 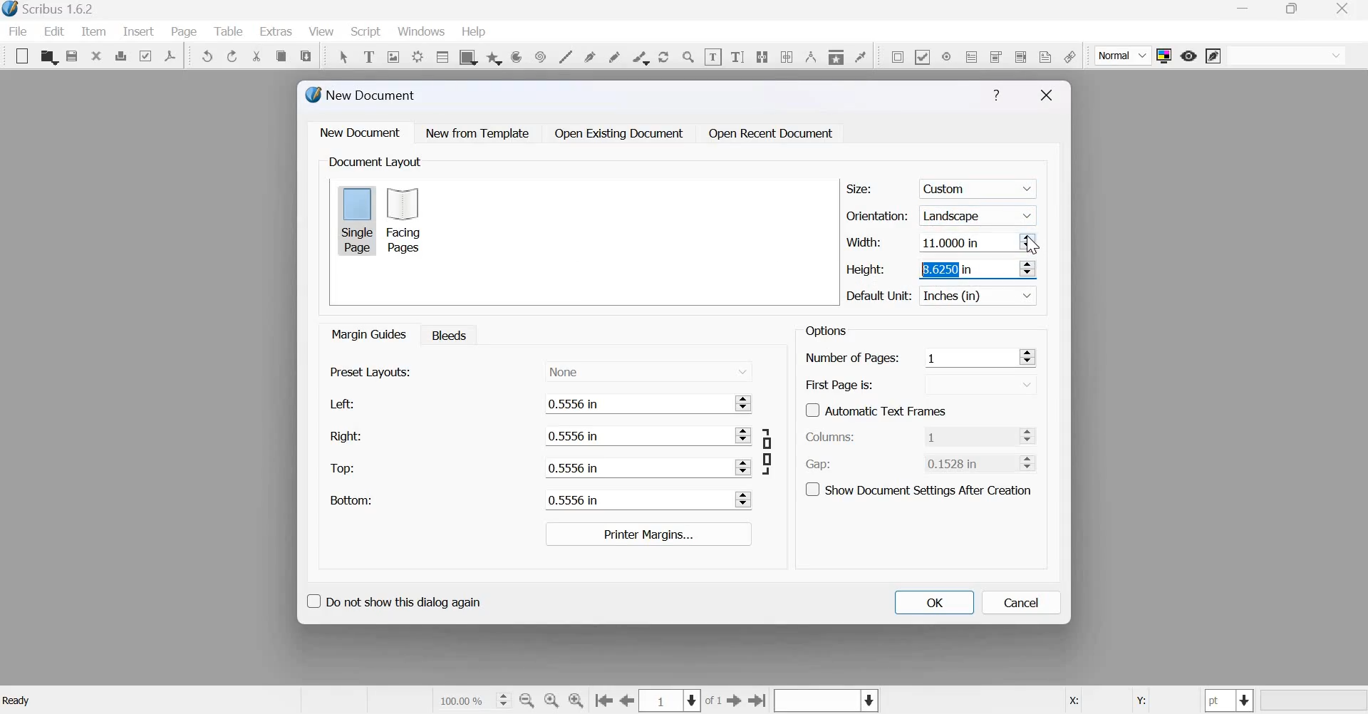 What do you see at coordinates (307, 54) in the screenshot?
I see `paste` at bounding box center [307, 54].